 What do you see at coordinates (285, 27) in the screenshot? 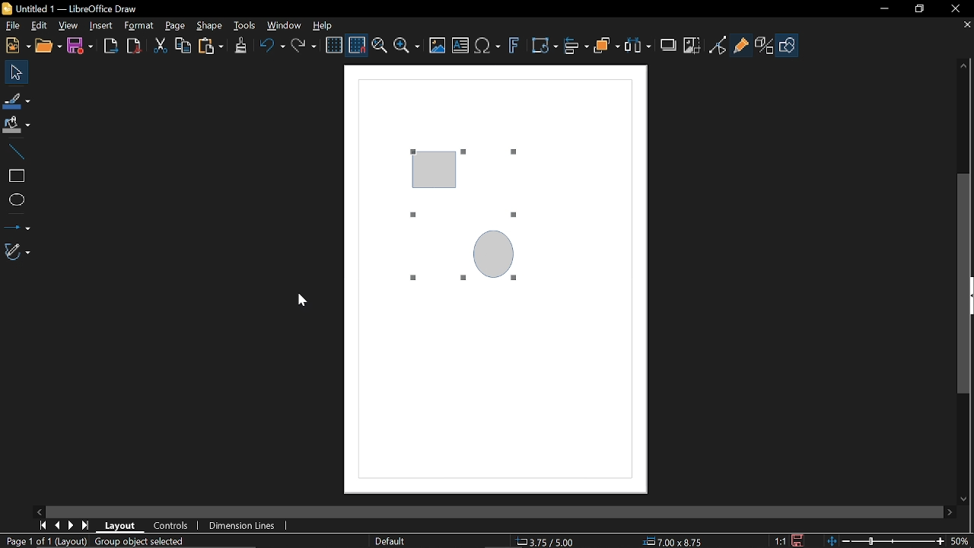
I see `Window` at bounding box center [285, 27].